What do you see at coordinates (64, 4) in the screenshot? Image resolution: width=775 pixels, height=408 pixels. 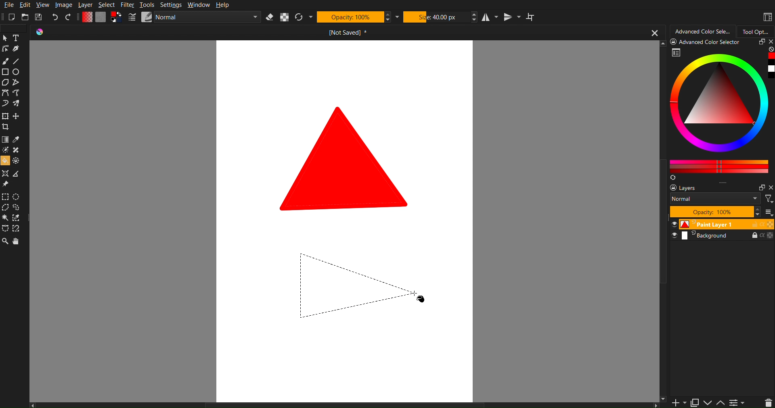 I see `Image` at bounding box center [64, 4].